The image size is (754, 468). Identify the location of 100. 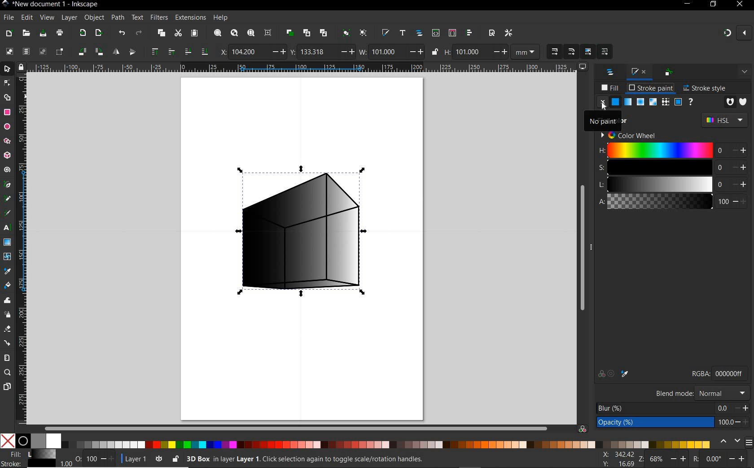
(723, 201).